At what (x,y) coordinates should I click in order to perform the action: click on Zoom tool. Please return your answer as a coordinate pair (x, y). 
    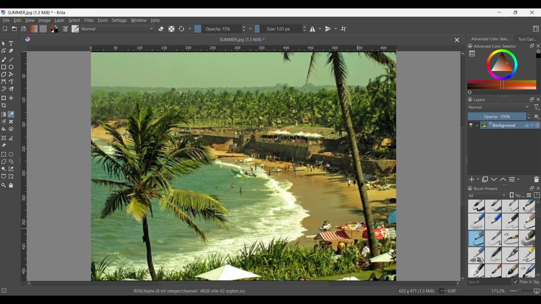
    Looking at the image, I should click on (3, 185).